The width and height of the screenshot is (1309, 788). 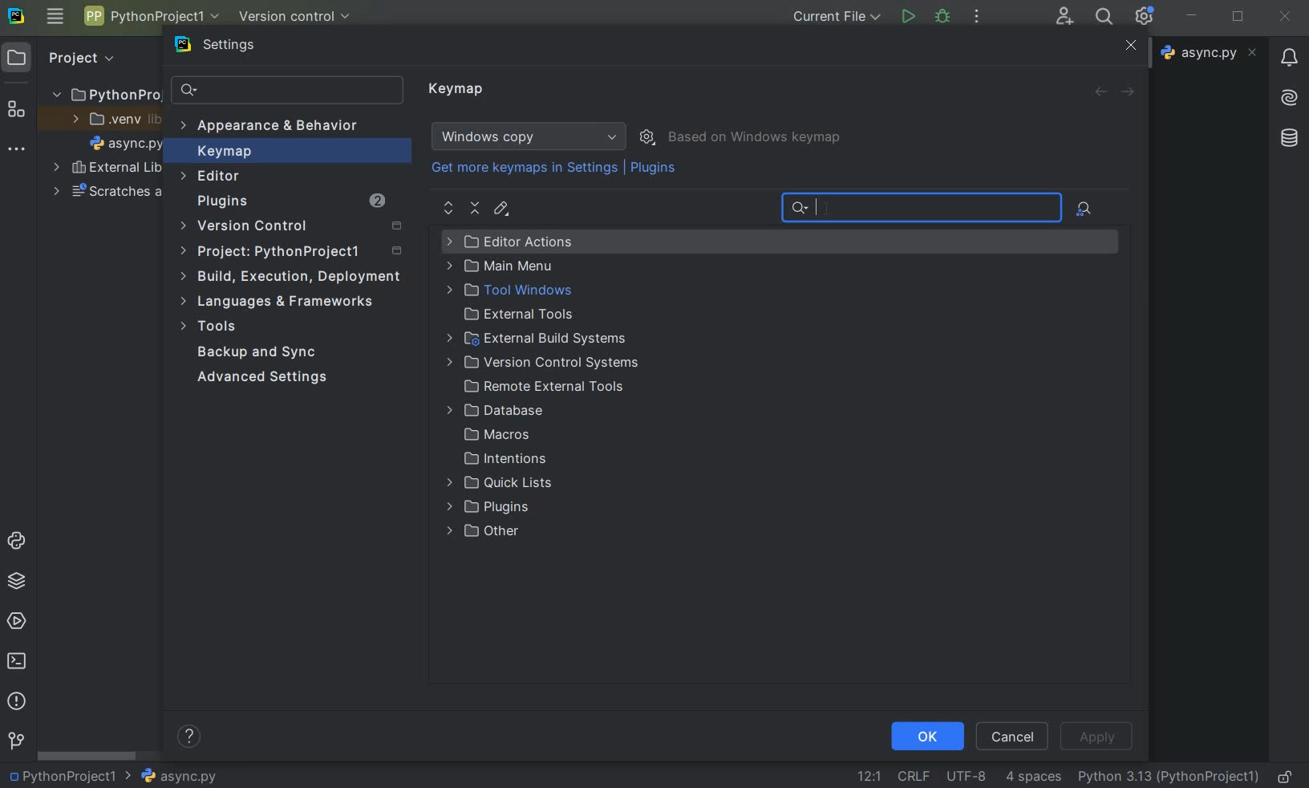 I want to click on editor, so click(x=212, y=176).